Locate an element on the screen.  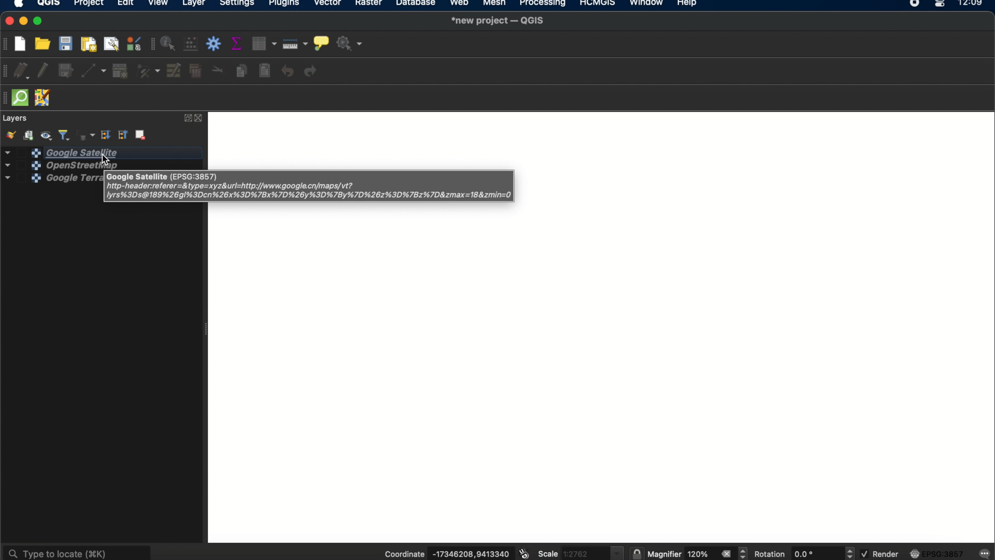
filter legend is located at coordinates (65, 134).